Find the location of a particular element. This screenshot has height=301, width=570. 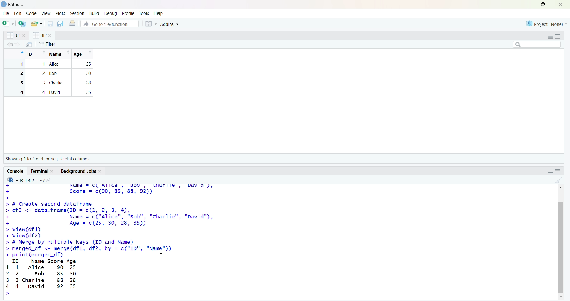

clean is located at coordinates (559, 180).